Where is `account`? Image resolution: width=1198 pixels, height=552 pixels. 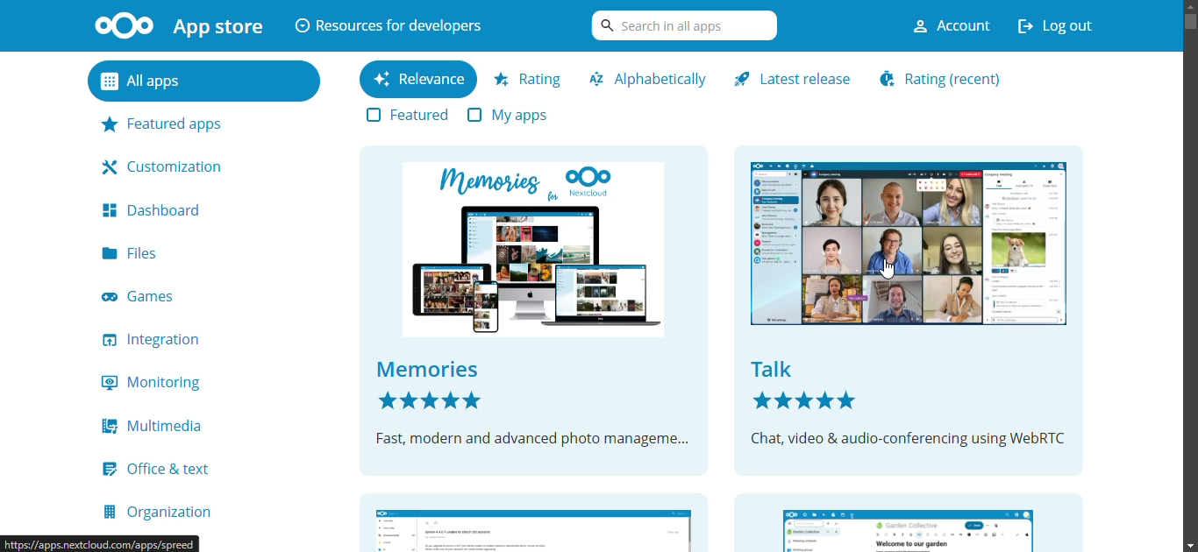 account is located at coordinates (942, 25).